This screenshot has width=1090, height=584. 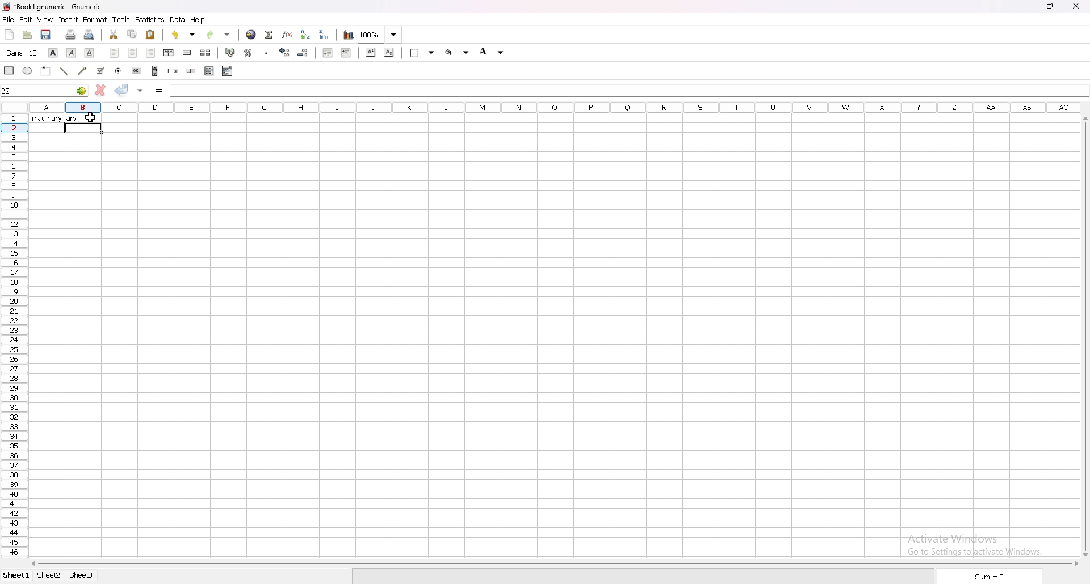 I want to click on radio button, so click(x=119, y=70).